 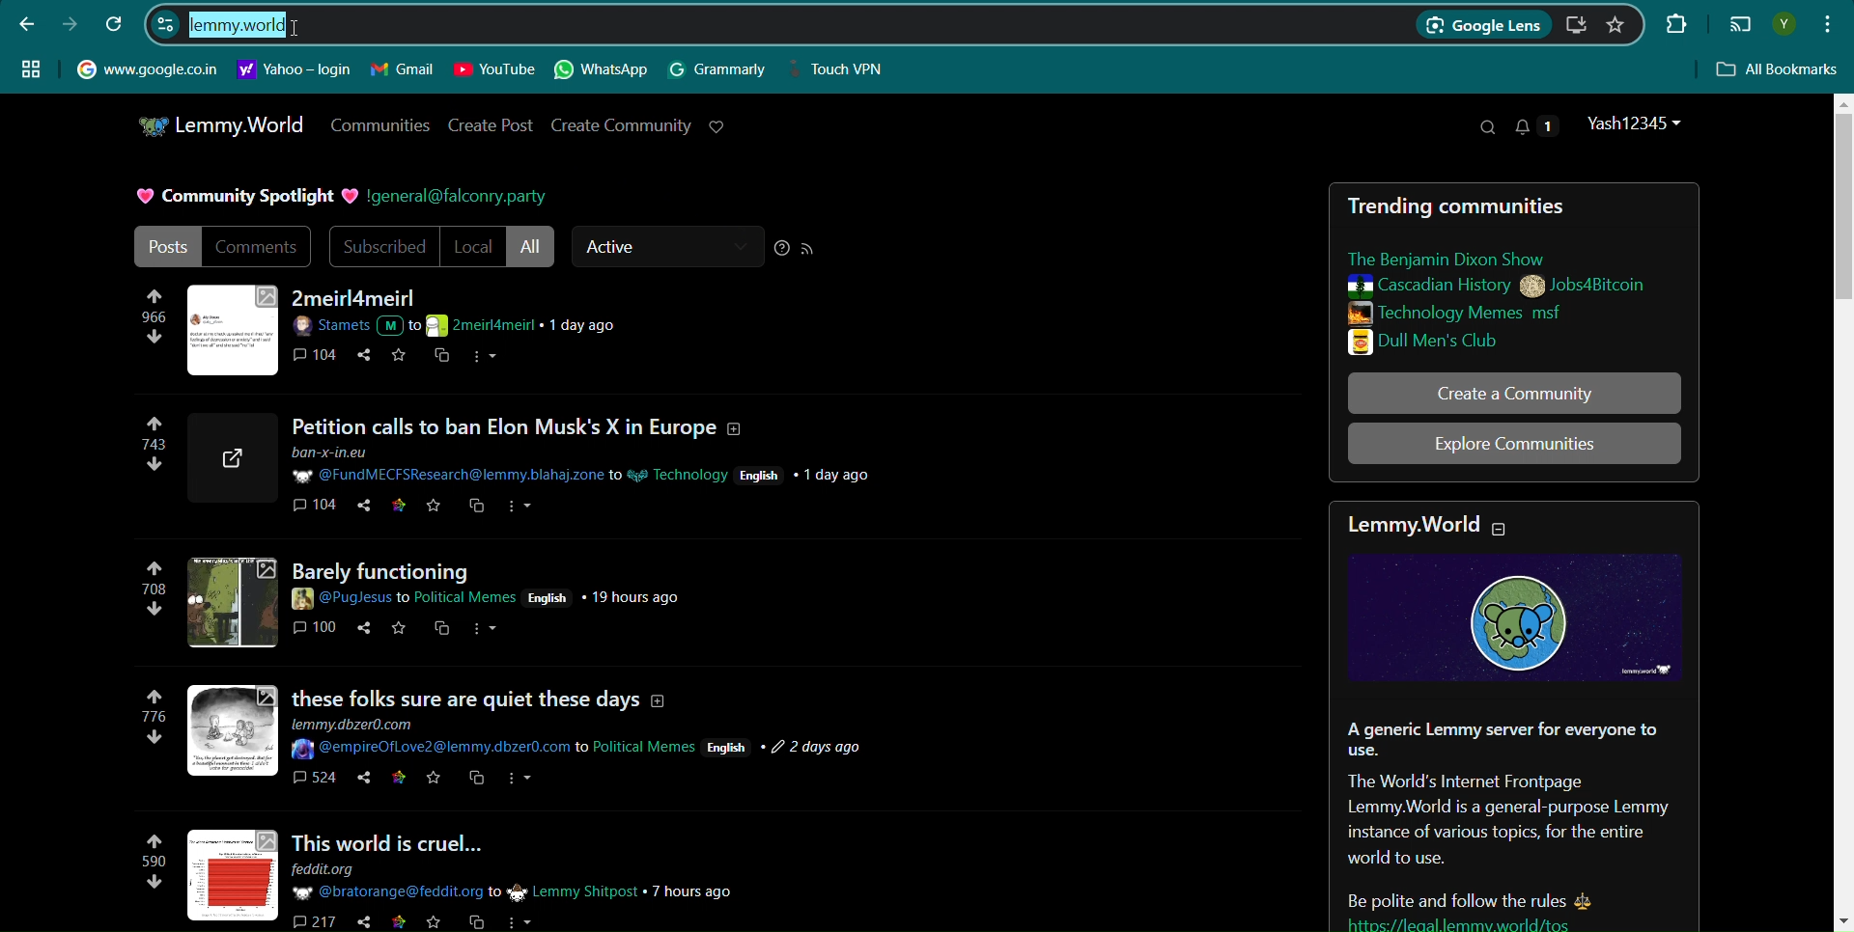 What do you see at coordinates (295, 69) in the screenshot?
I see `Hyperlink` at bounding box center [295, 69].